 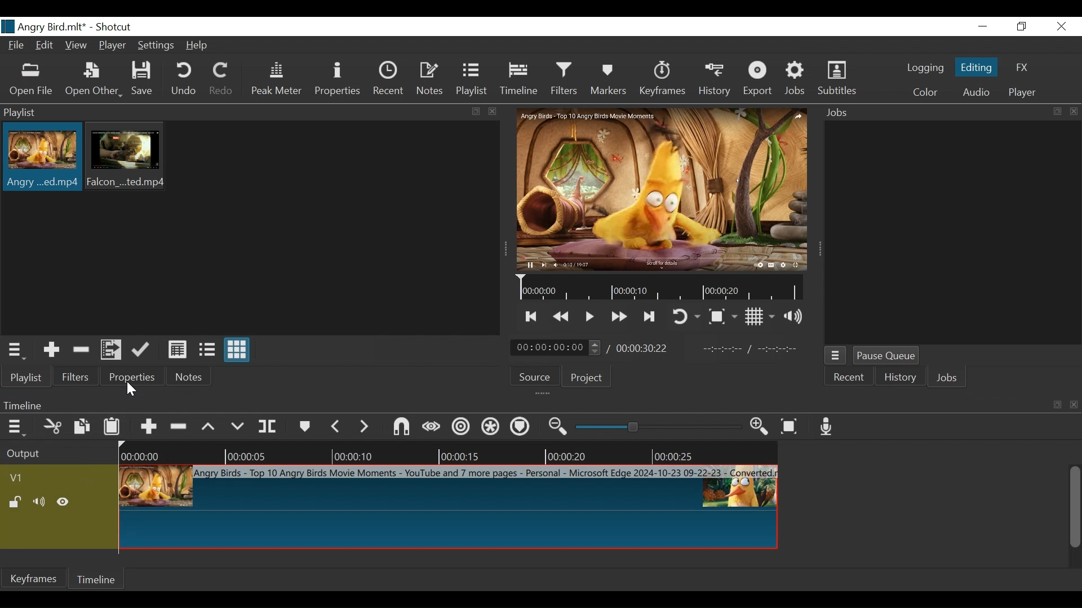 What do you see at coordinates (113, 45) in the screenshot?
I see `Player` at bounding box center [113, 45].